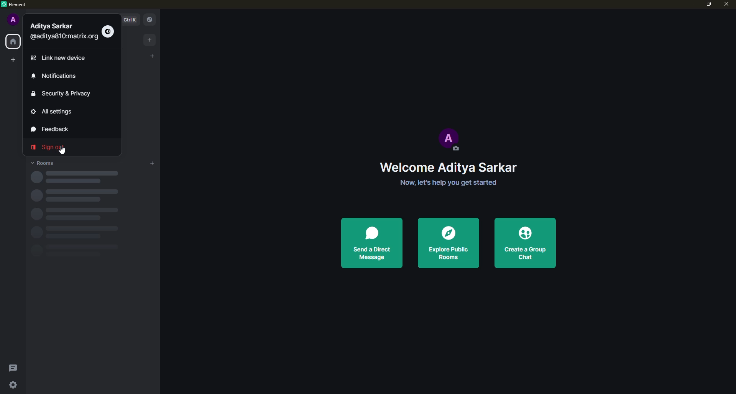  I want to click on create a space, so click(14, 60).